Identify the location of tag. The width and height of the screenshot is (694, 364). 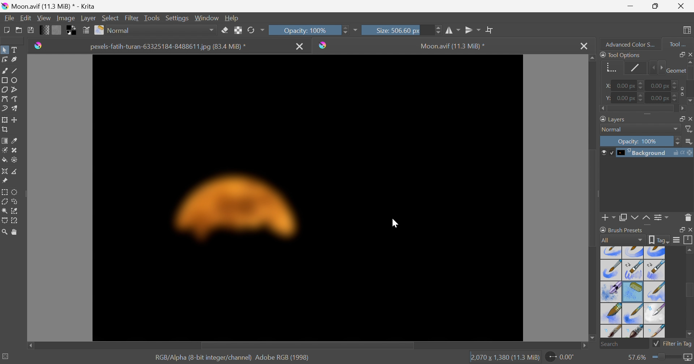
(659, 240).